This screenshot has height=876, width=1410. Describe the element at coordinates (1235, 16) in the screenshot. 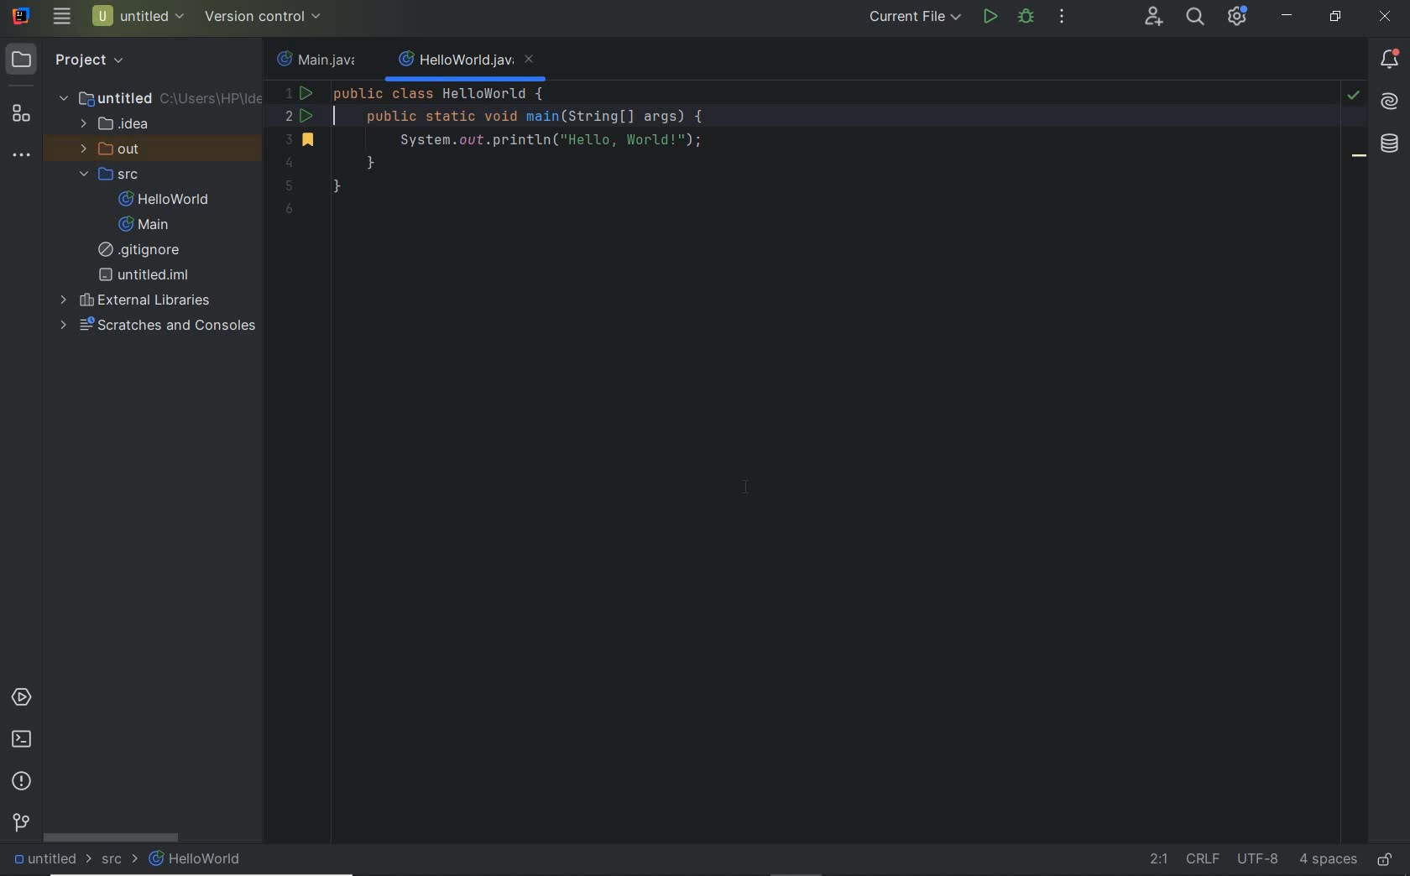

I see `IDE and Project Settings` at that location.